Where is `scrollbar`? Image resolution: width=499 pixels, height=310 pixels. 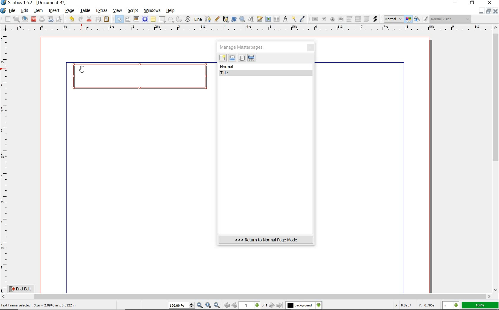 scrollbar is located at coordinates (247, 297).